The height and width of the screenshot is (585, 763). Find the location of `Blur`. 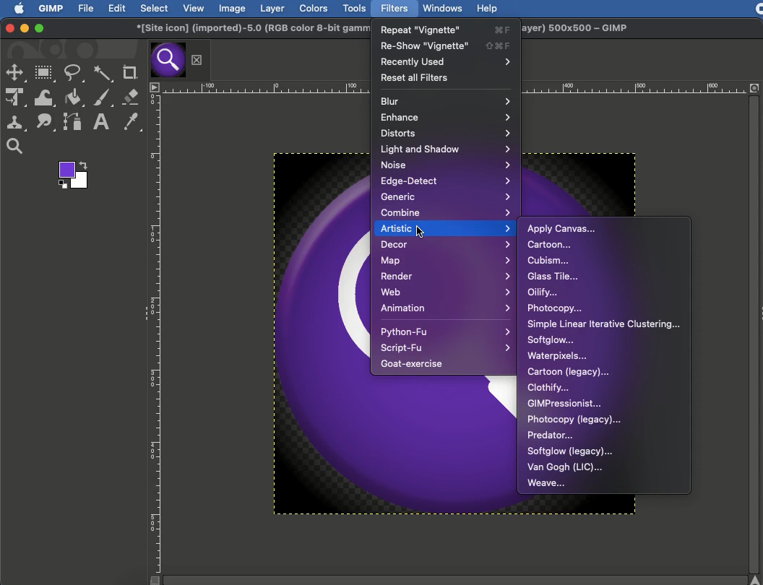

Blur is located at coordinates (446, 100).